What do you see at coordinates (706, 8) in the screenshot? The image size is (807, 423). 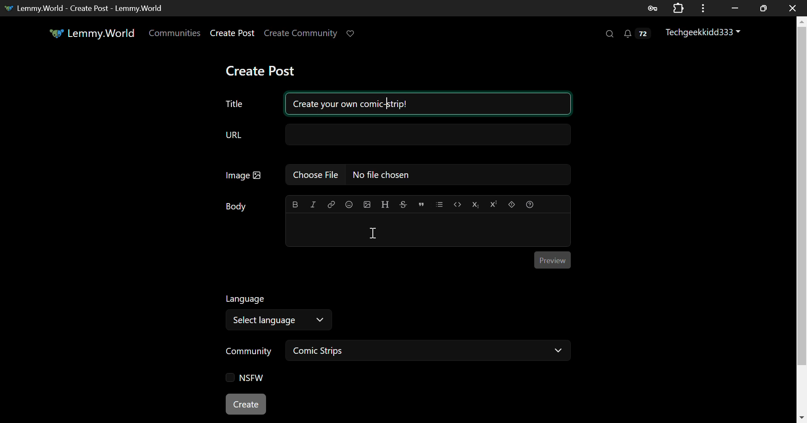 I see `Menu` at bounding box center [706, 8].